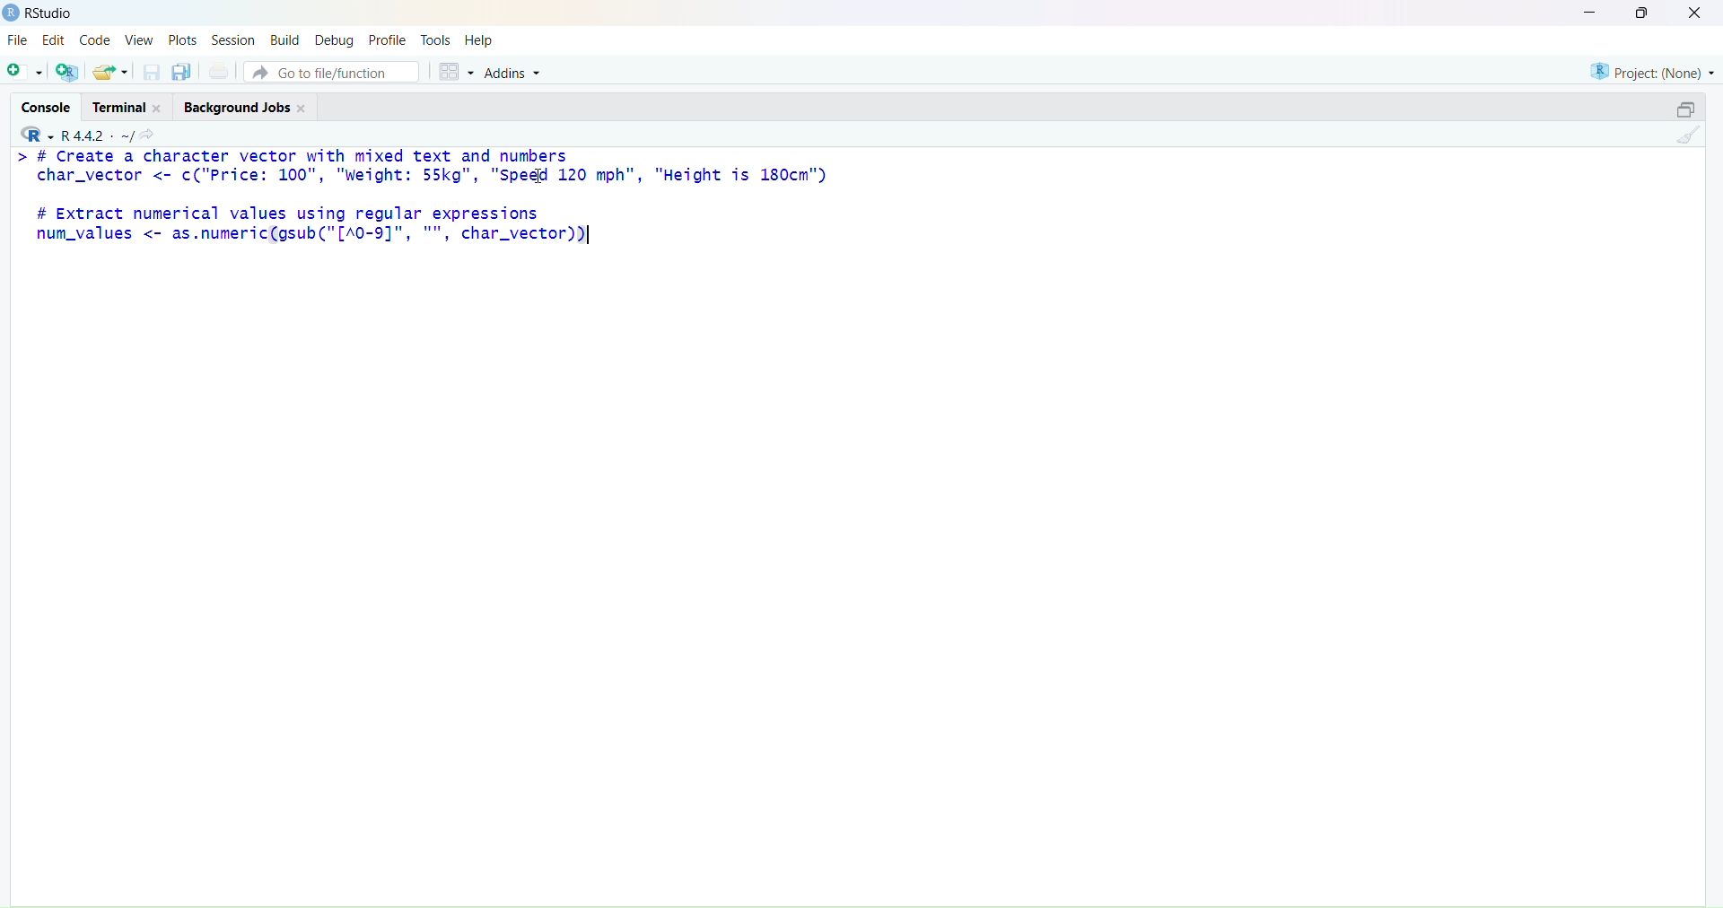 This screenshot has height=908, width=1723. I want to click on RStudio, so click(51, 13).